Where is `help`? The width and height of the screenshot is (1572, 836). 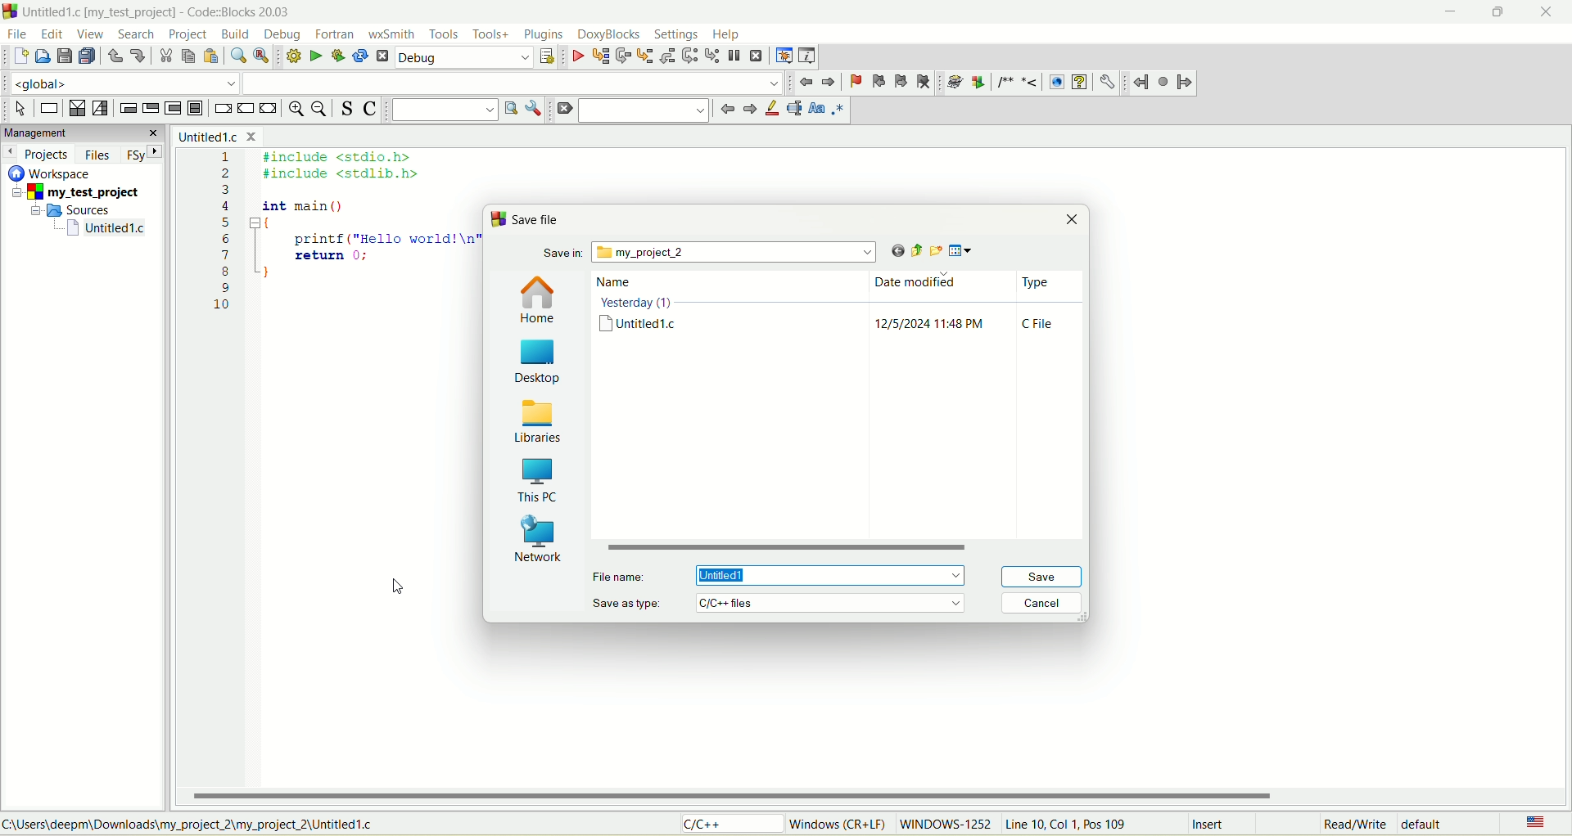
help is located at coordinates (726, 35).